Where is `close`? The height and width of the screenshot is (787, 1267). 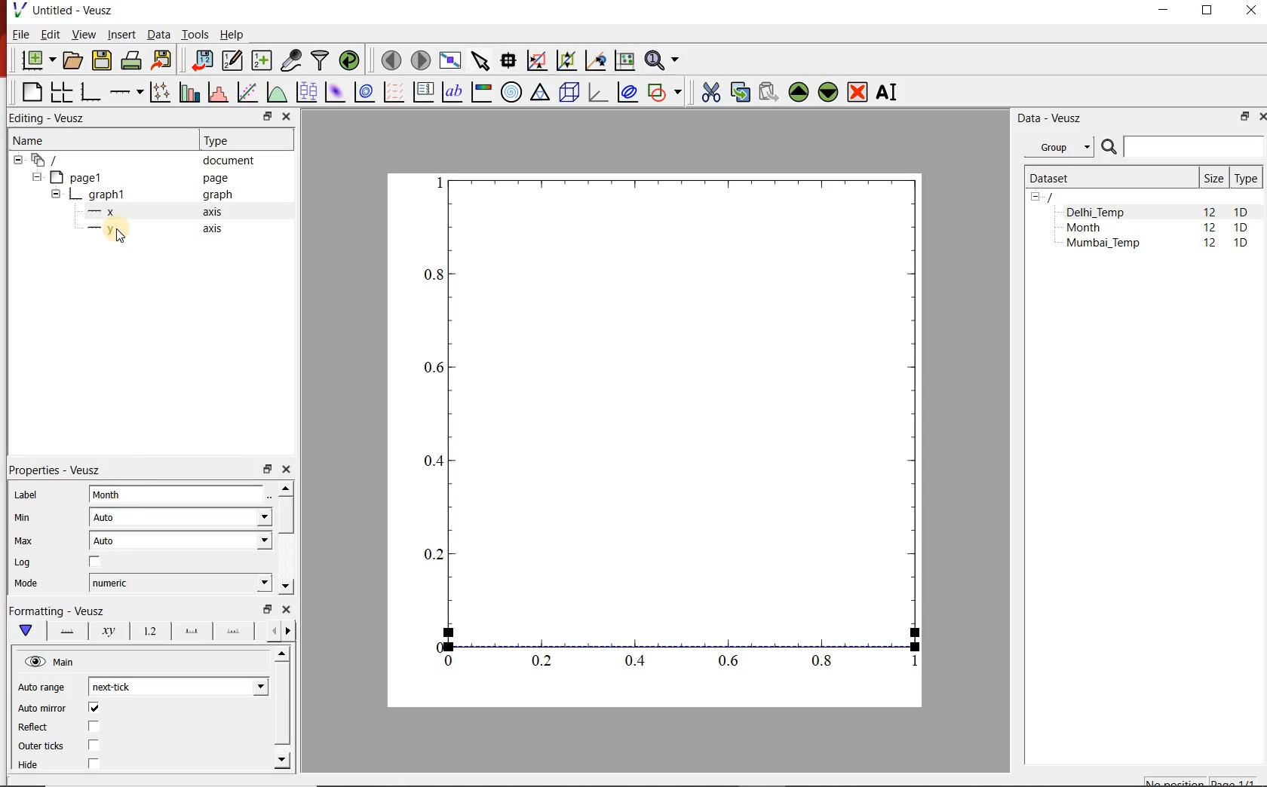
close is located at coordinates (286, 609).